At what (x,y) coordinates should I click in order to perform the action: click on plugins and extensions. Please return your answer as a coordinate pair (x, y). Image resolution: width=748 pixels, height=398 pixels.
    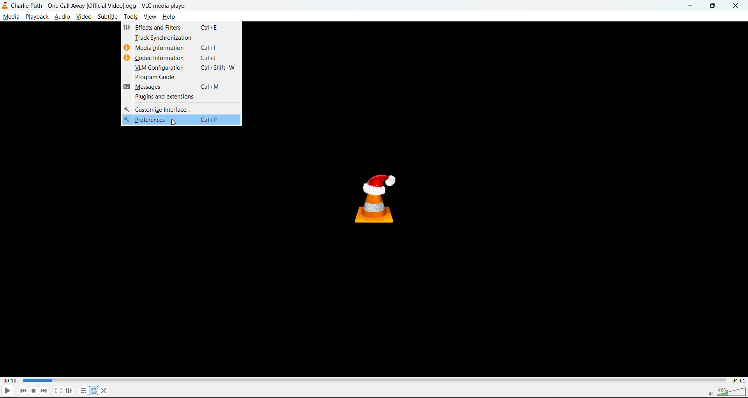
    Looking at the image, I should click on (187, 97).